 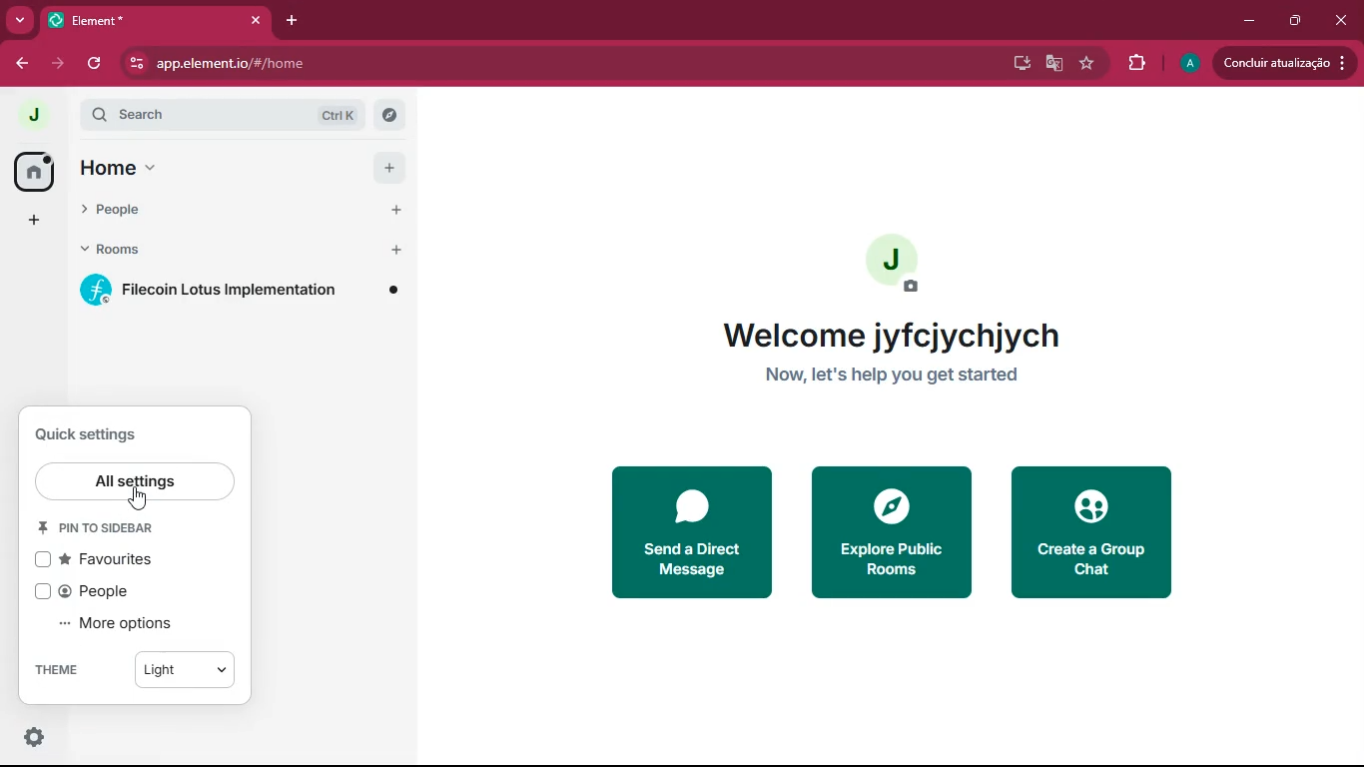 What do you see at coordinates (55, 670) in the screenshot?
I see `theme` at bounding box center [55, 670].